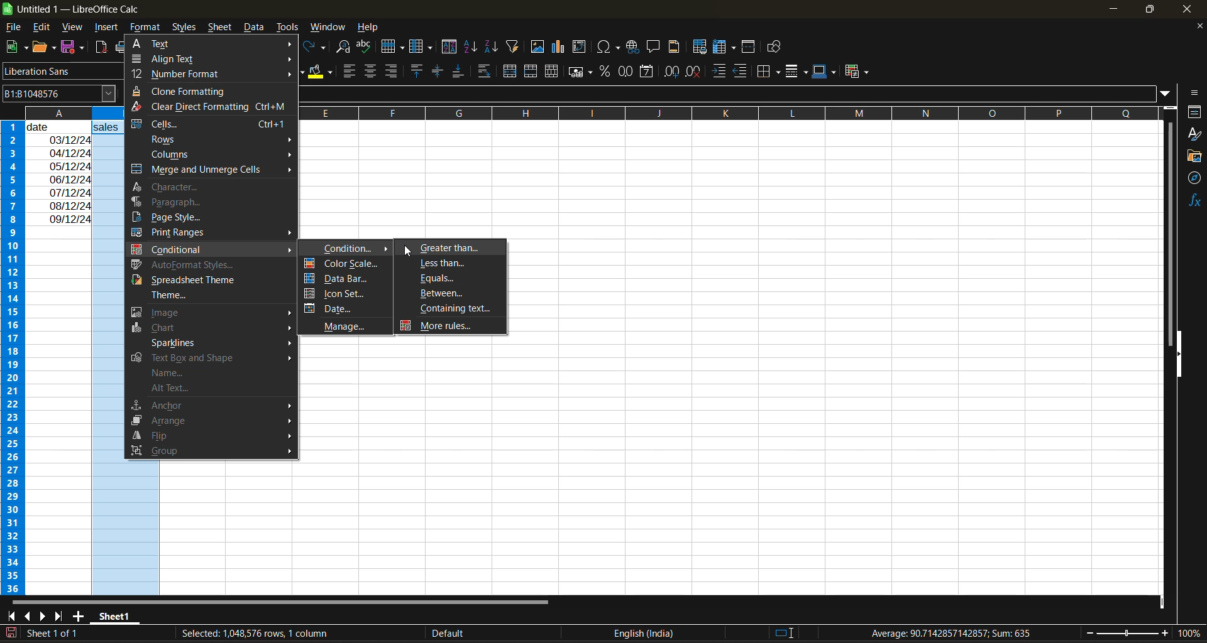 The height and width of the screenshot is (643, 1207). What do you see at coordinates (191, 262) in the screenshot?
I see `autoformat styles` at bounding box center [191, 262].